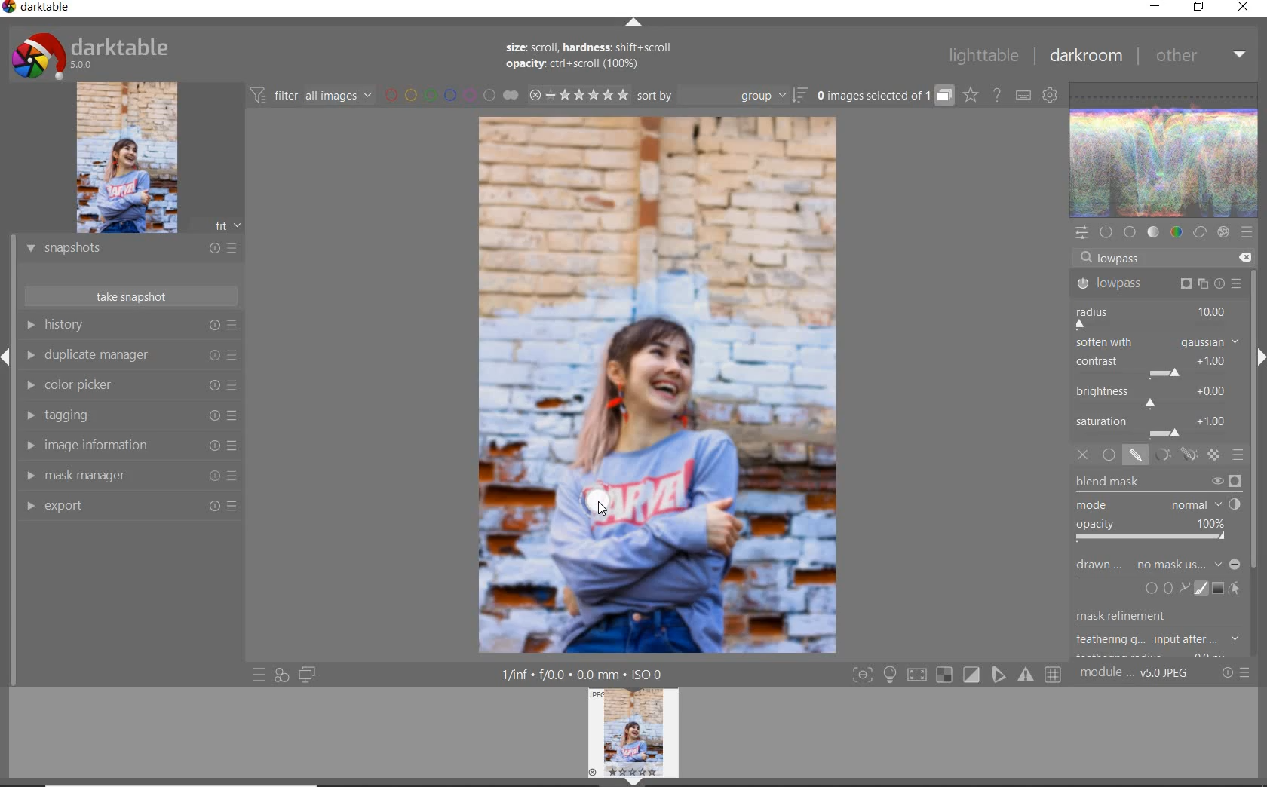 This screenshot has height=787, width=1267. I want to click on lowpass, so click(1157, 284).